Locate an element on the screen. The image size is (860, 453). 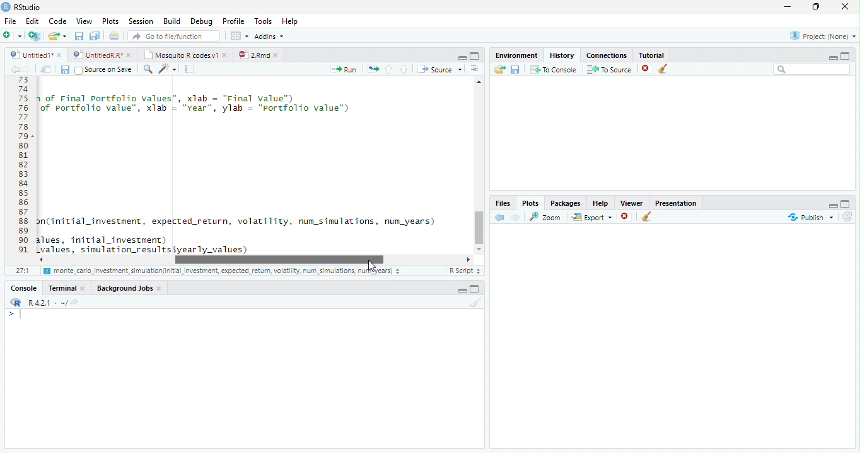
1:1 is located at coordinates (21, 271).